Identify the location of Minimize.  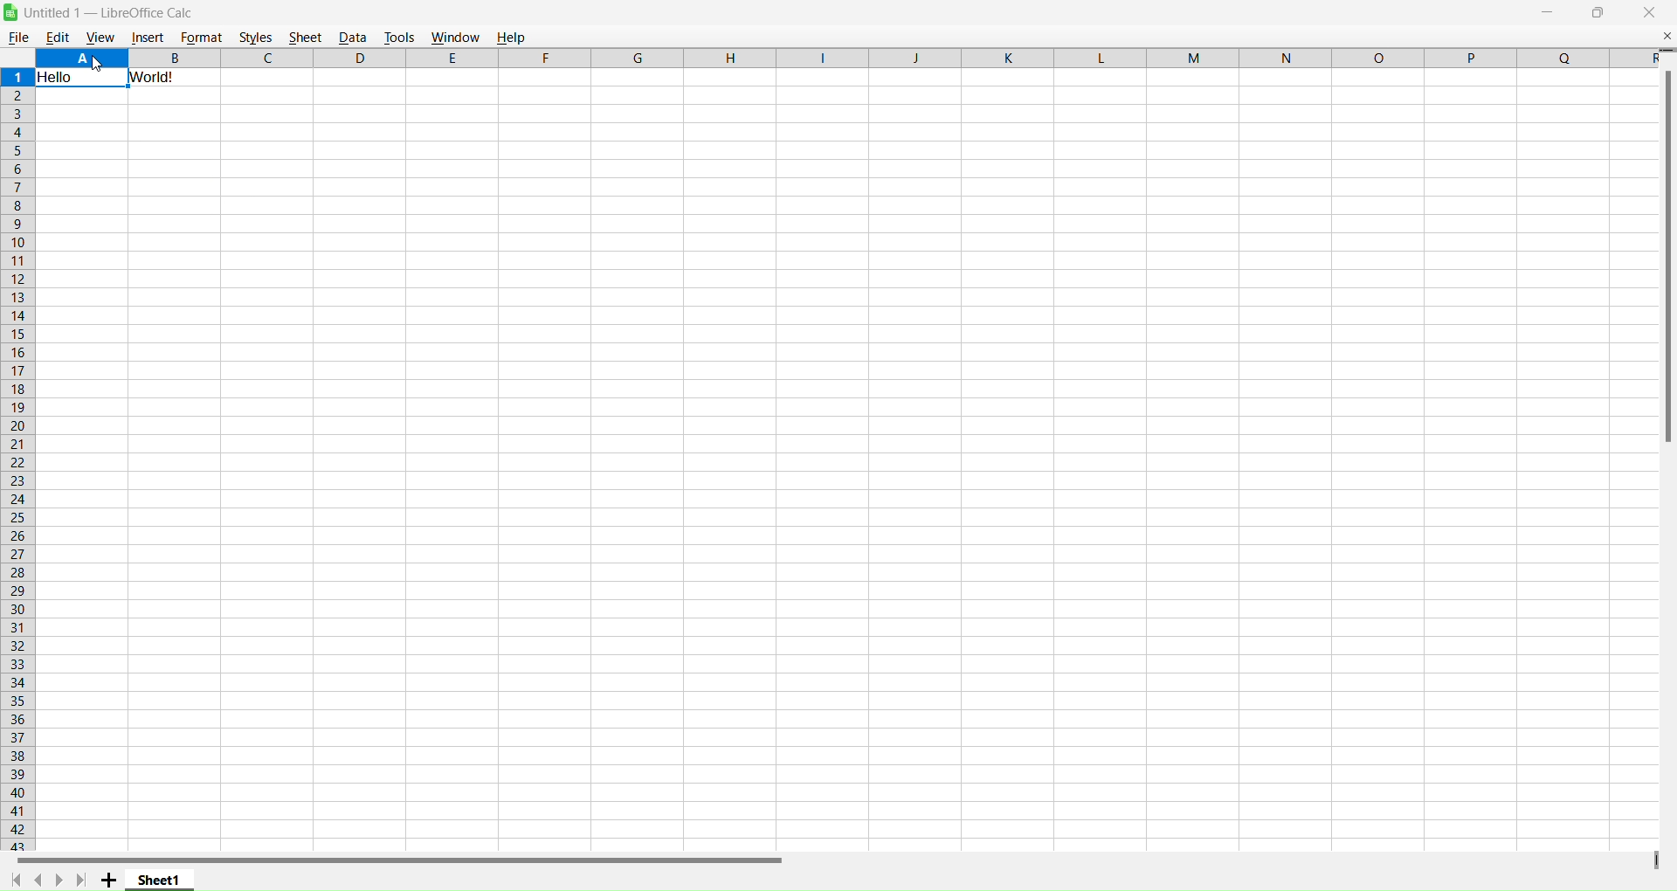
(1548, 13).